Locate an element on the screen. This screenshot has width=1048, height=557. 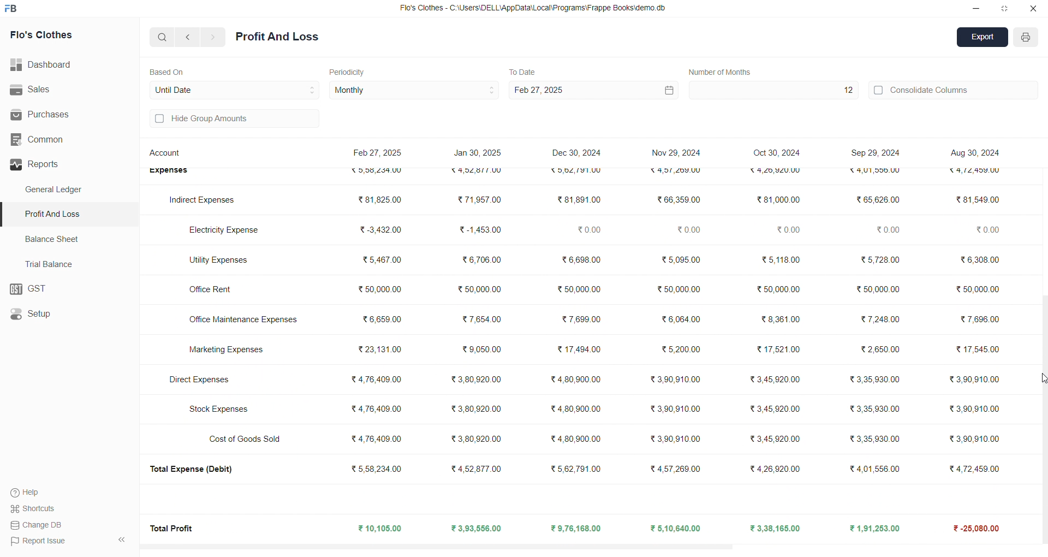
Common is located at coordinates (56, 140).